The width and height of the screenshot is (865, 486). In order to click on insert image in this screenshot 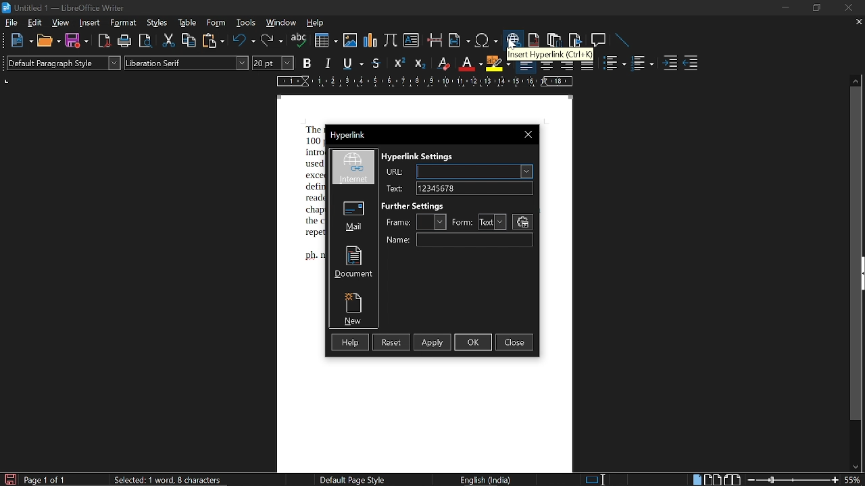, I will do `click(349, 40)`.